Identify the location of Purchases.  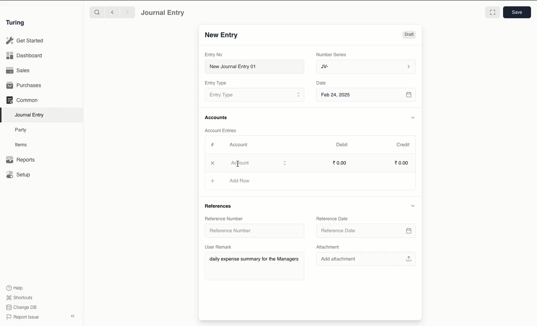
(24, 86).